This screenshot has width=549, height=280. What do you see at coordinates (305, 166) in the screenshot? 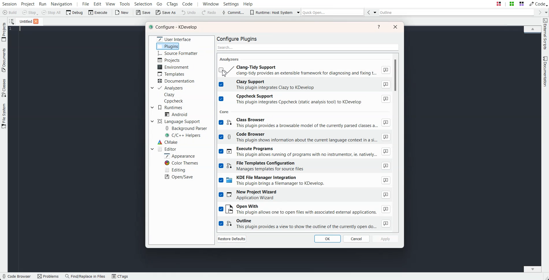
I see `Enable File Template Configuration` at bounding box center [305, 166].